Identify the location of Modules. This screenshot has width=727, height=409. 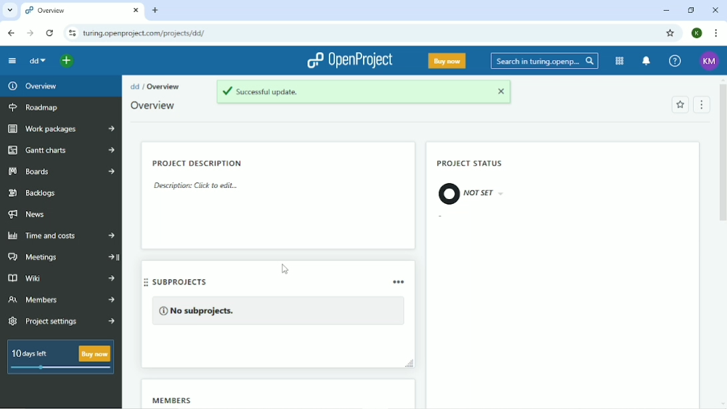
(619, 61).